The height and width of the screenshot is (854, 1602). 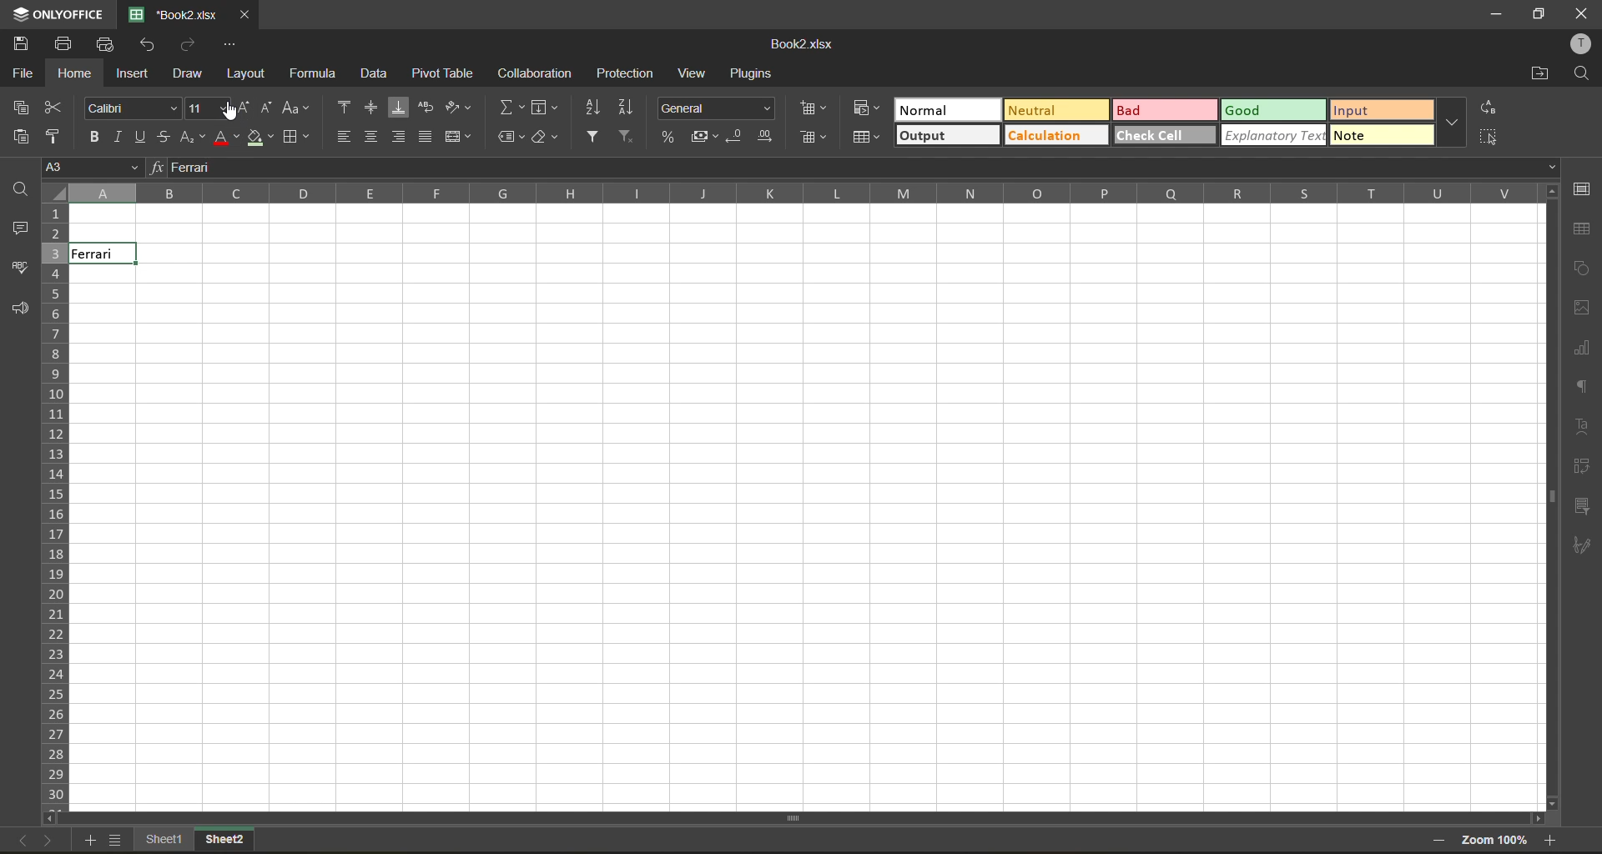 I want to click on find, so click(x=16, y=190).